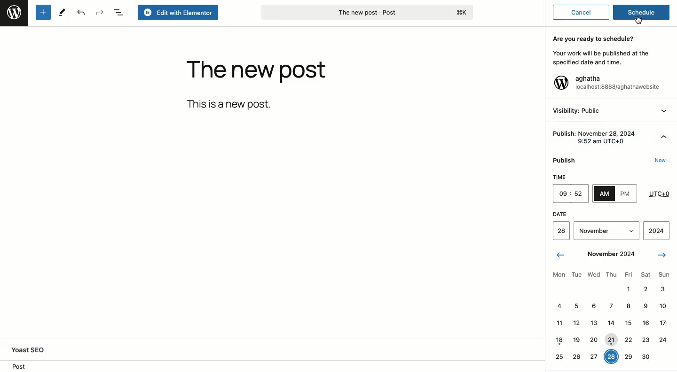  What do you see at coordinates (609, 213) in the screenshot?
I see `Date` at bounding box center [609, 213].